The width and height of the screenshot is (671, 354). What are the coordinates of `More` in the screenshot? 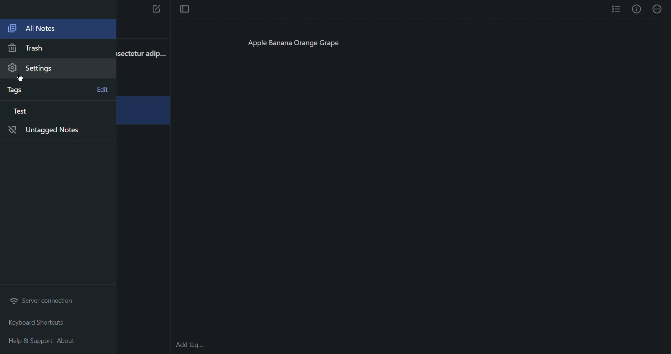 It's located at (658, 9).